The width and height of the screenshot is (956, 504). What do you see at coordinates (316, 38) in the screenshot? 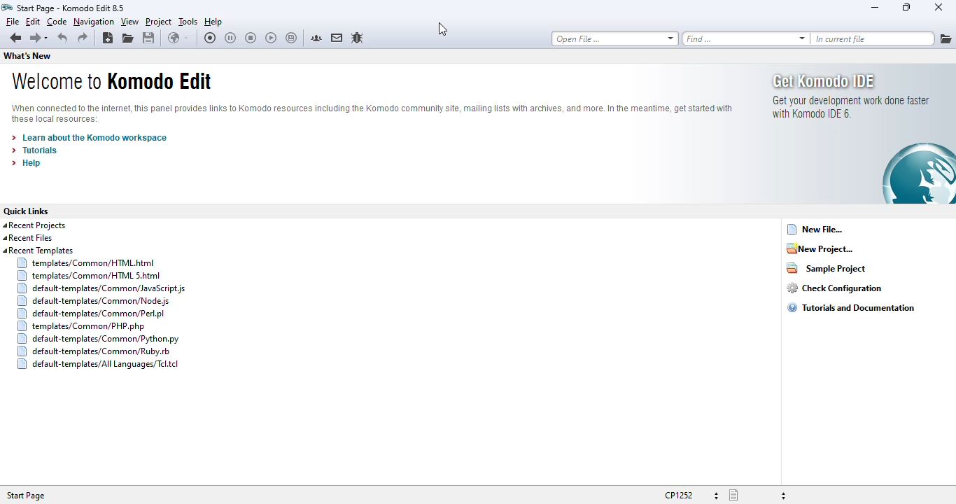
I see `komodo community` at bounding box center [316, 38].